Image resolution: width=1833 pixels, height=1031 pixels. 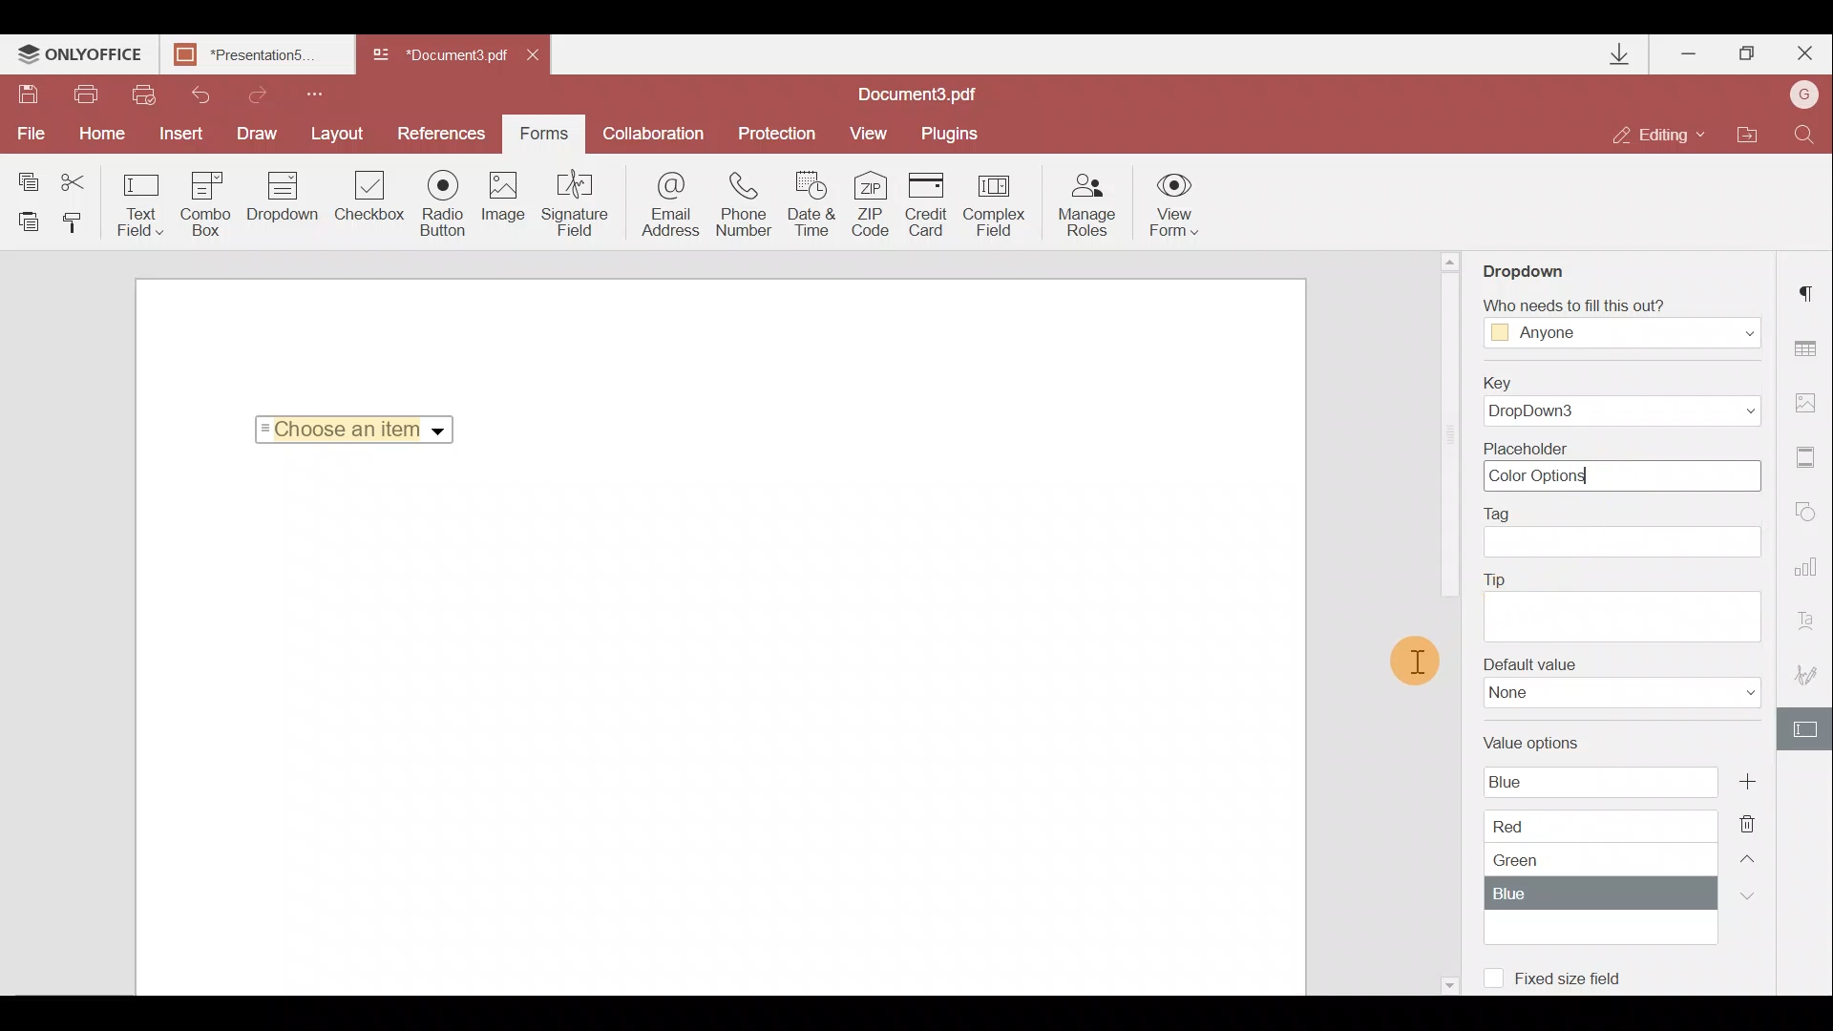 What do you see at coordinates (874, 134) in the screenshot?
I see `View` at bounding box center [874, 134].